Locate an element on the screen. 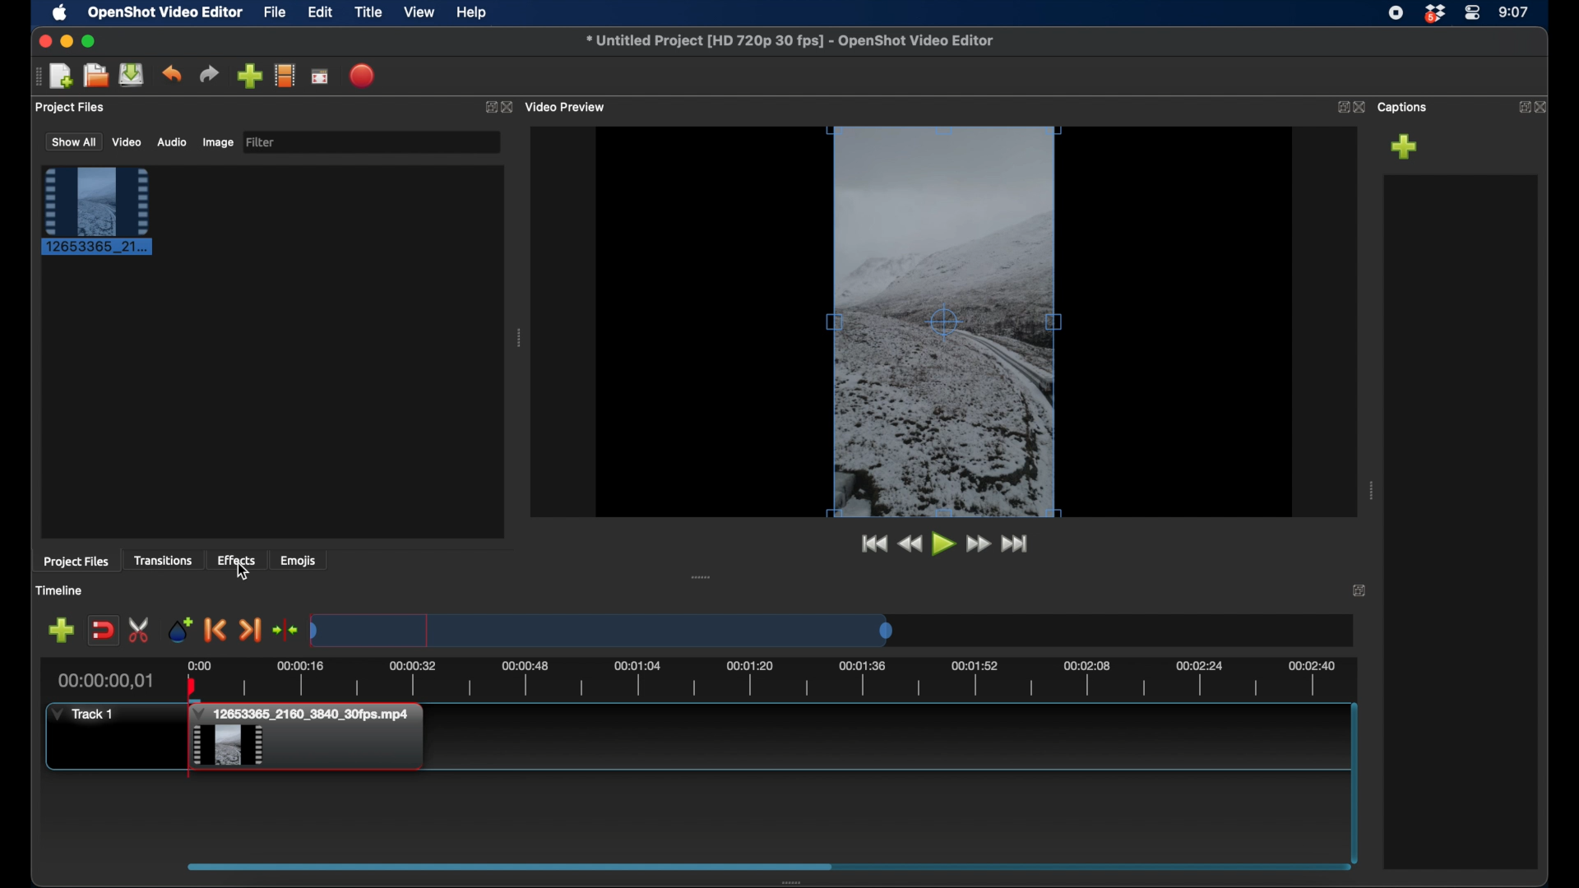 The image size is (1579, 888). clip is located at coordinates (311, 740).